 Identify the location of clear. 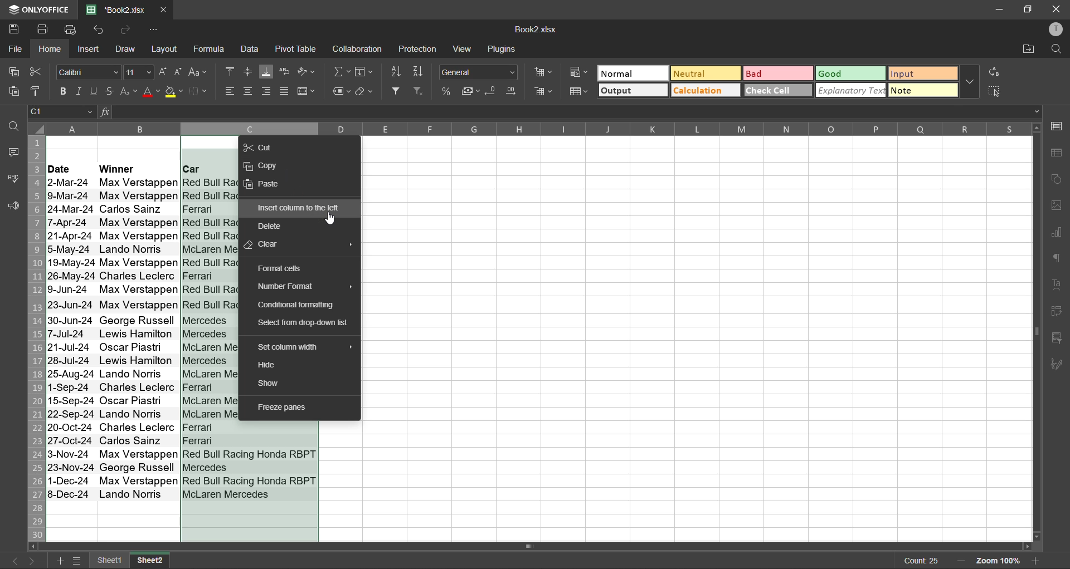
(264, 244).